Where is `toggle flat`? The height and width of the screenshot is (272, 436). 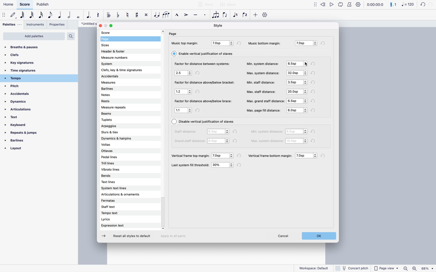 toggle flat is located at coordinates (119, 16).